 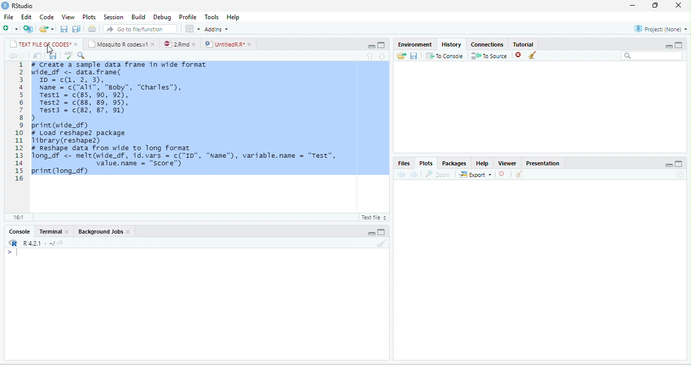 I want to click on # Load reshape2 package Library(reshape2), so click(x=86, y=137).